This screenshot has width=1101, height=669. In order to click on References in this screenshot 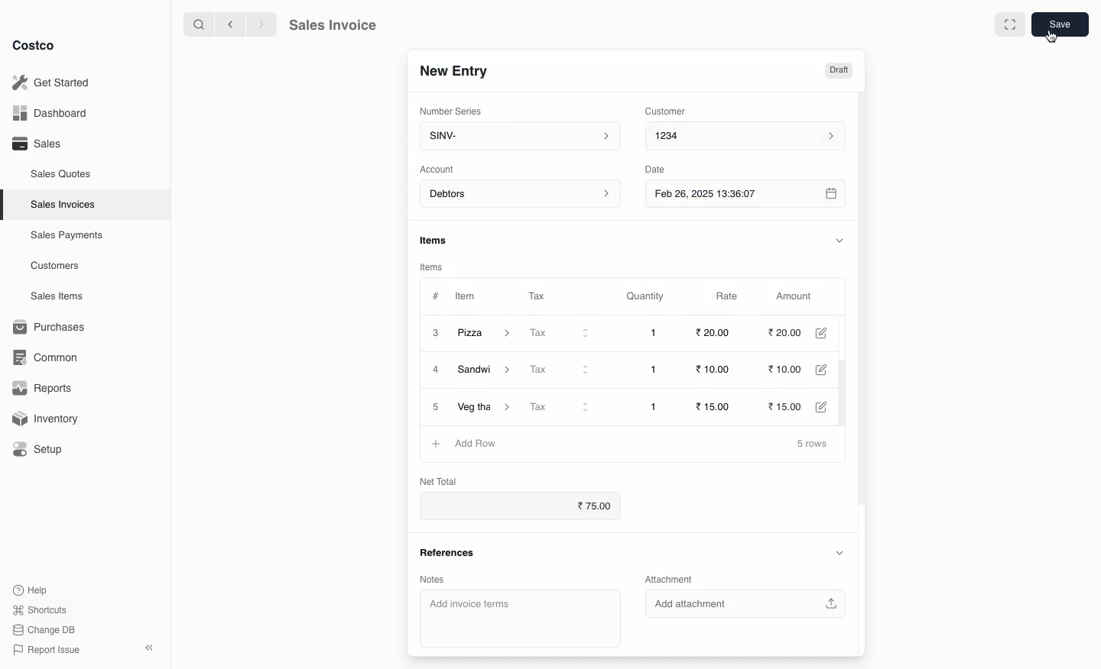, I will do `click(447, 551)`.